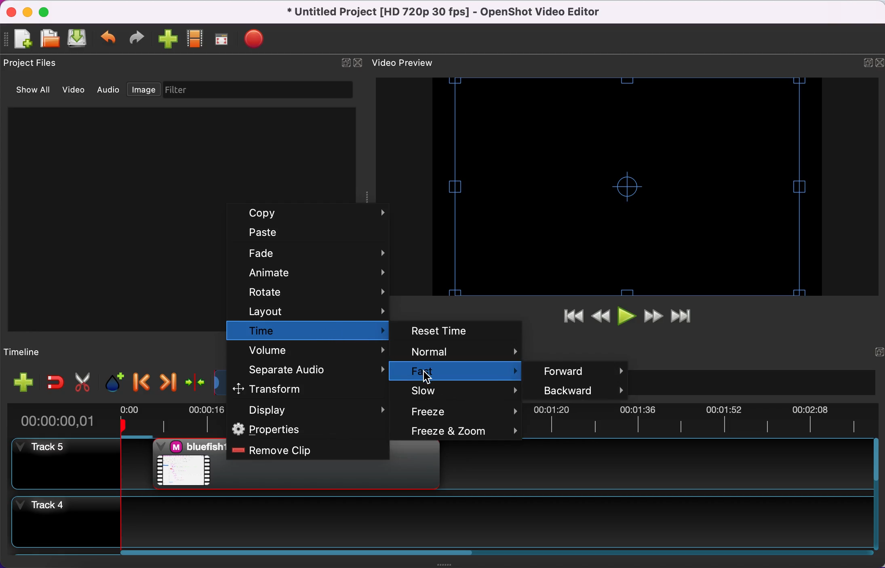 The image size is (885, 568). Describe the element at coordinates (873, 353) in the screenshot. I see `expand/hide` at that location.